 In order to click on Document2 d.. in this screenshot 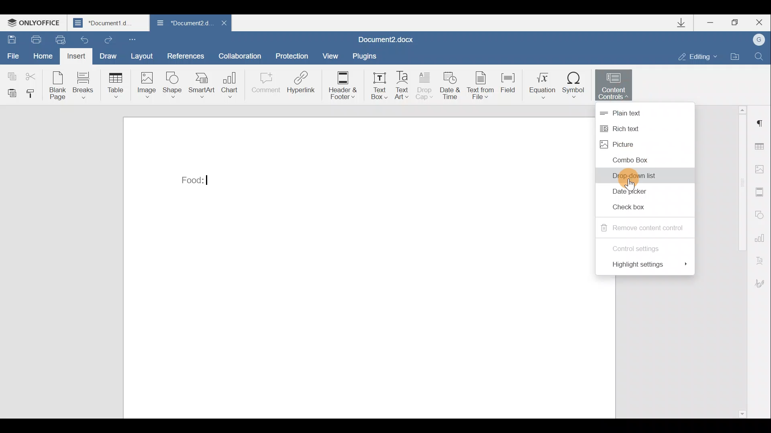, I will do `click(184, 24)`.